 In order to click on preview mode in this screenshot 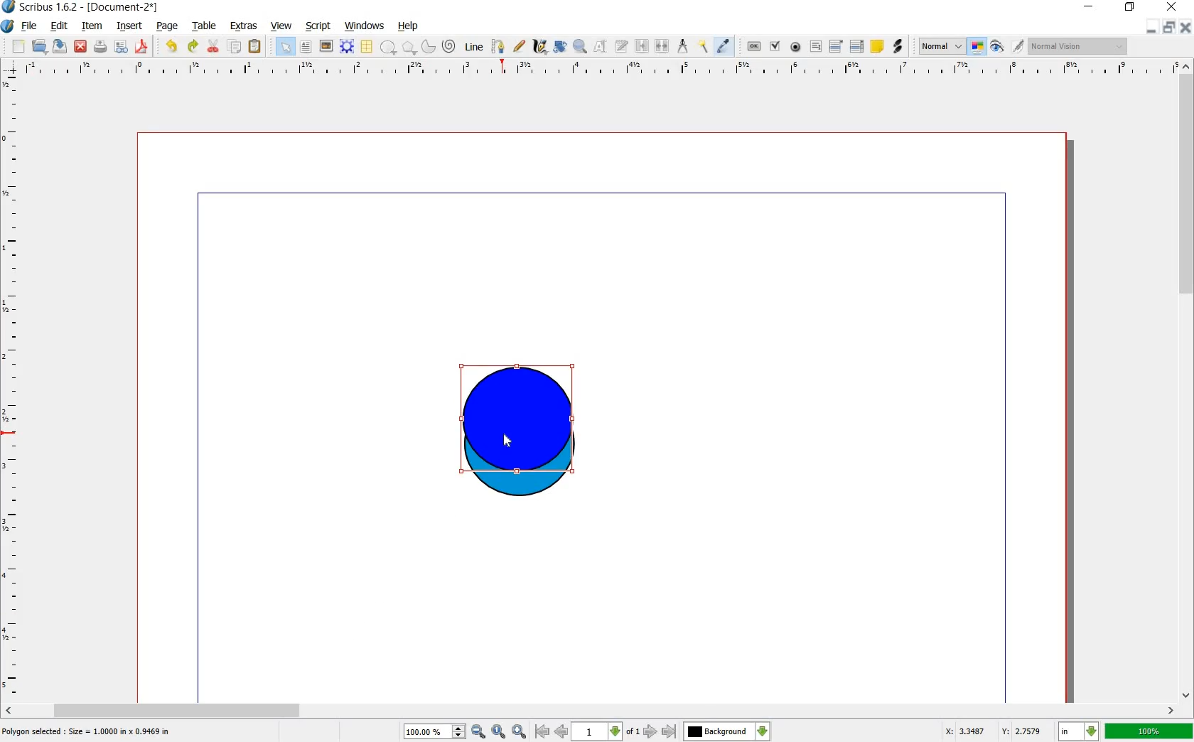, I will do `click(996, 49)`.